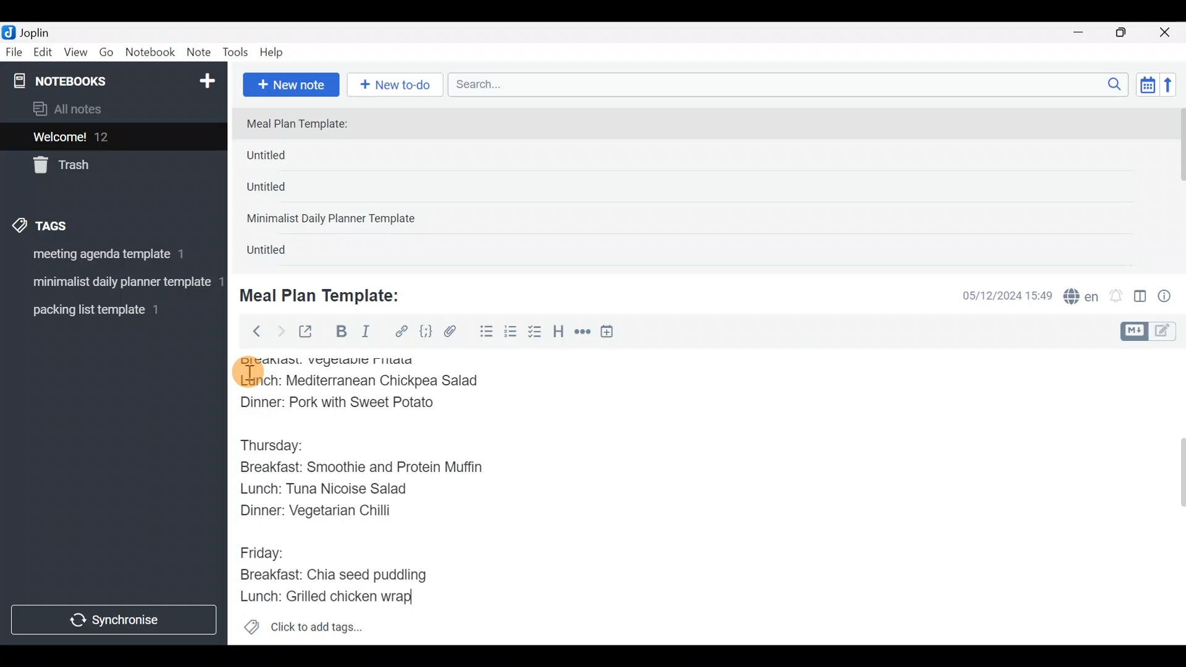  I want to click on Close, so click(1167, 33).